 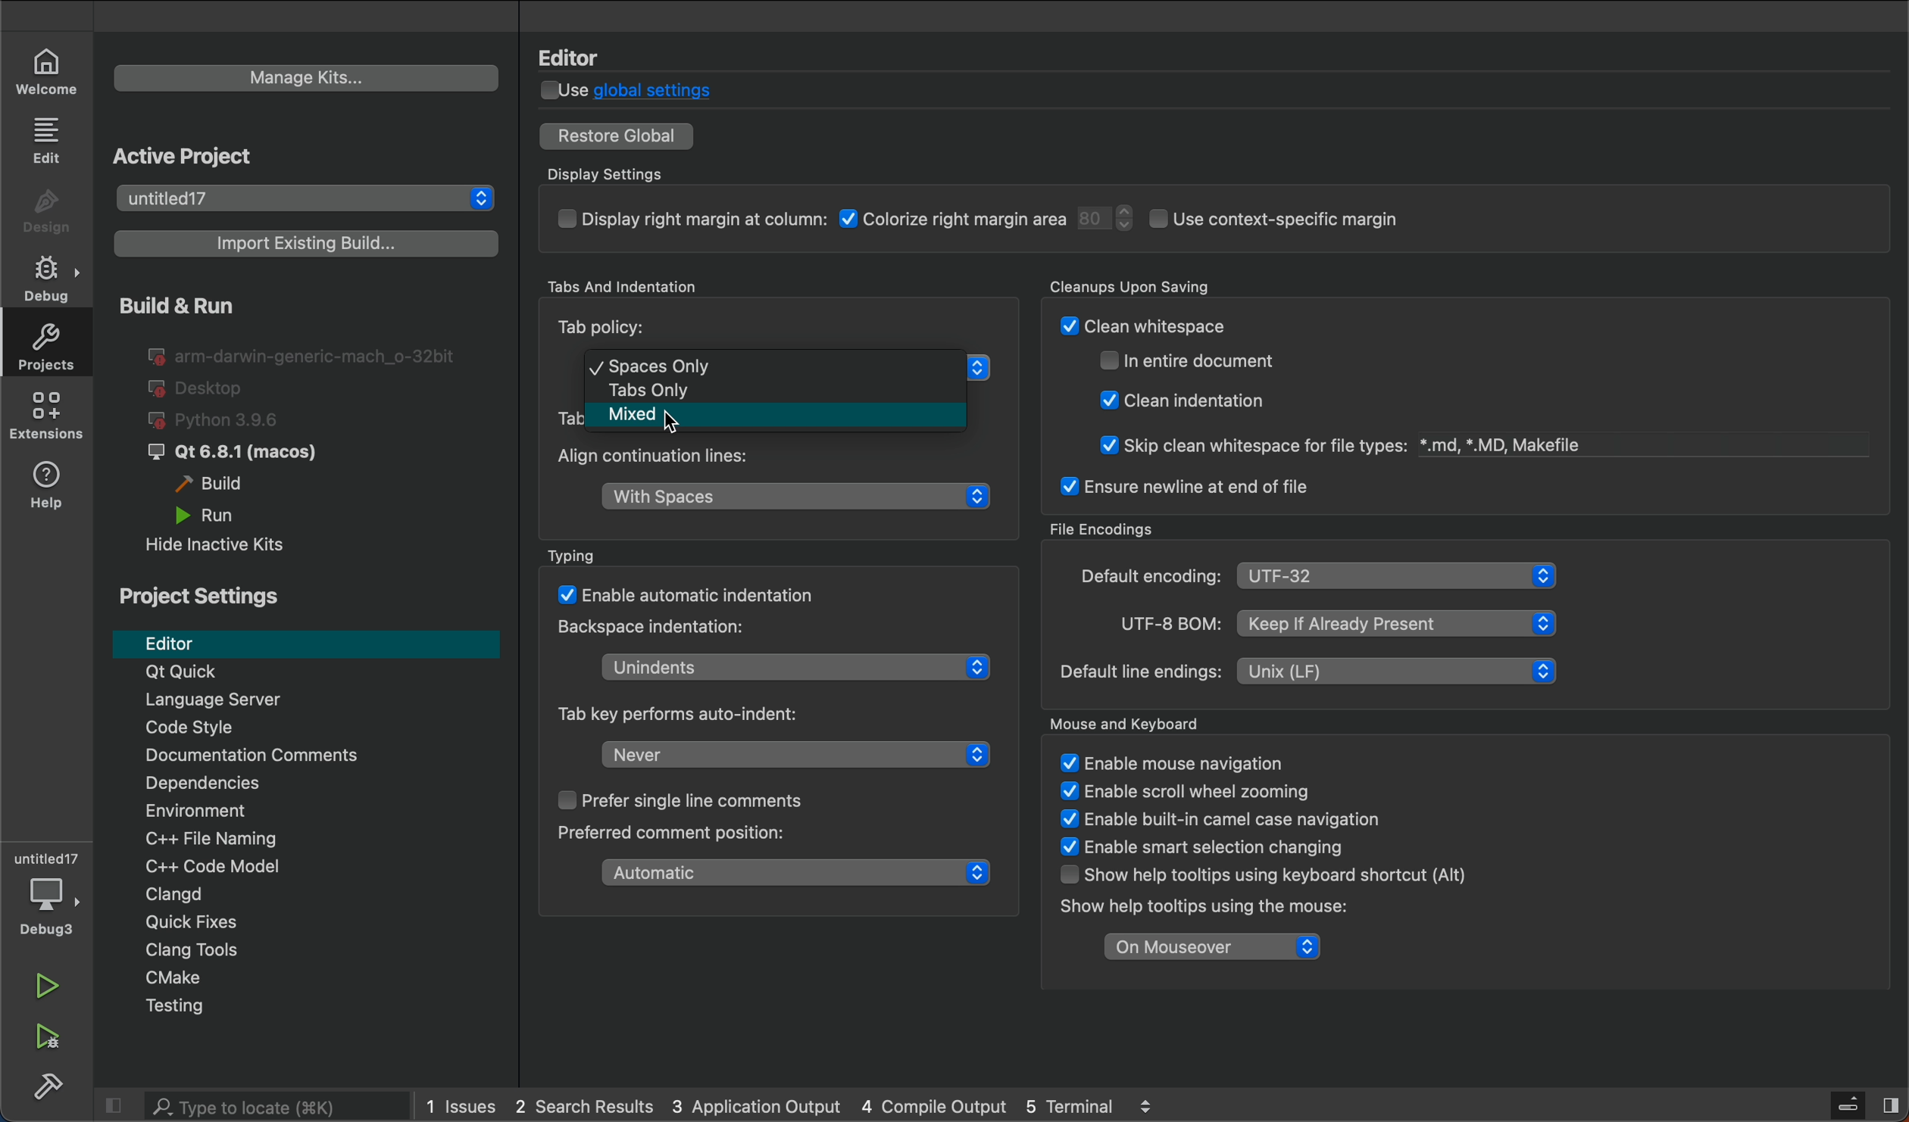 What do you see at coordinates (1304, 672) in the screenshot?
I see `Default line endings: | Unix (LF) &l` at bounding box center [1304, 672].